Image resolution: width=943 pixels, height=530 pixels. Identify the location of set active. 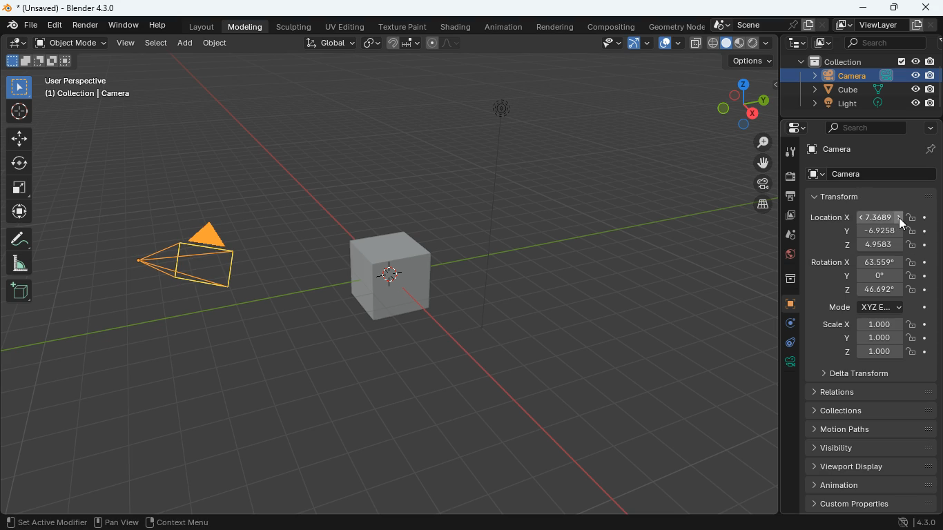
(46, 522).